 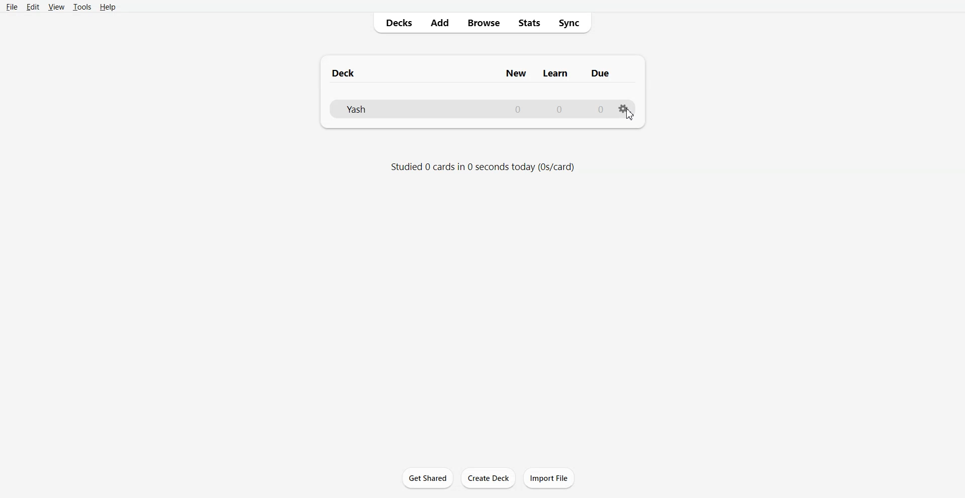 What do you see at coordinates (549, 477) in the screenshot?
I see `Import file` at bounding box center [549, 477].